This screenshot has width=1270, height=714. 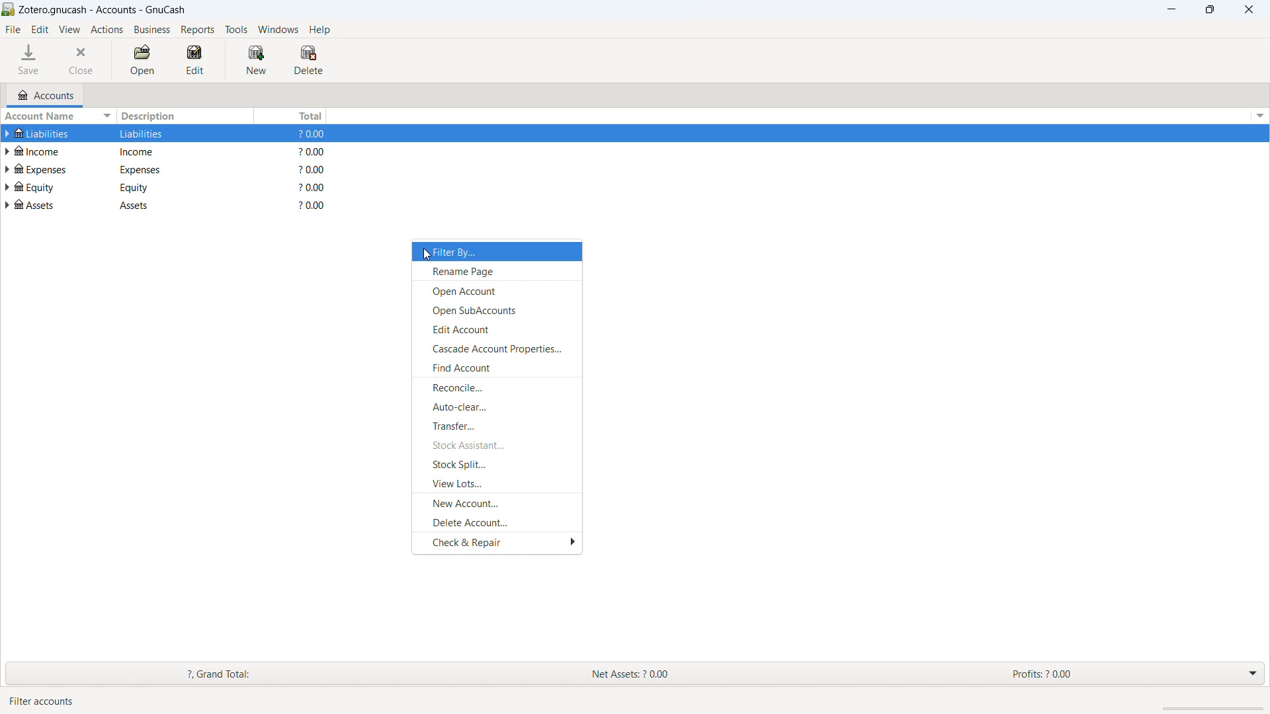 I want to click on description, so click(x=185, y=116).